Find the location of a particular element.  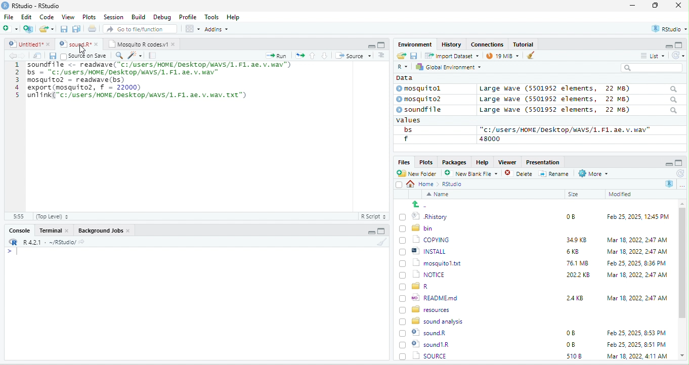

=] Rename is located at coordinates (554, 173).